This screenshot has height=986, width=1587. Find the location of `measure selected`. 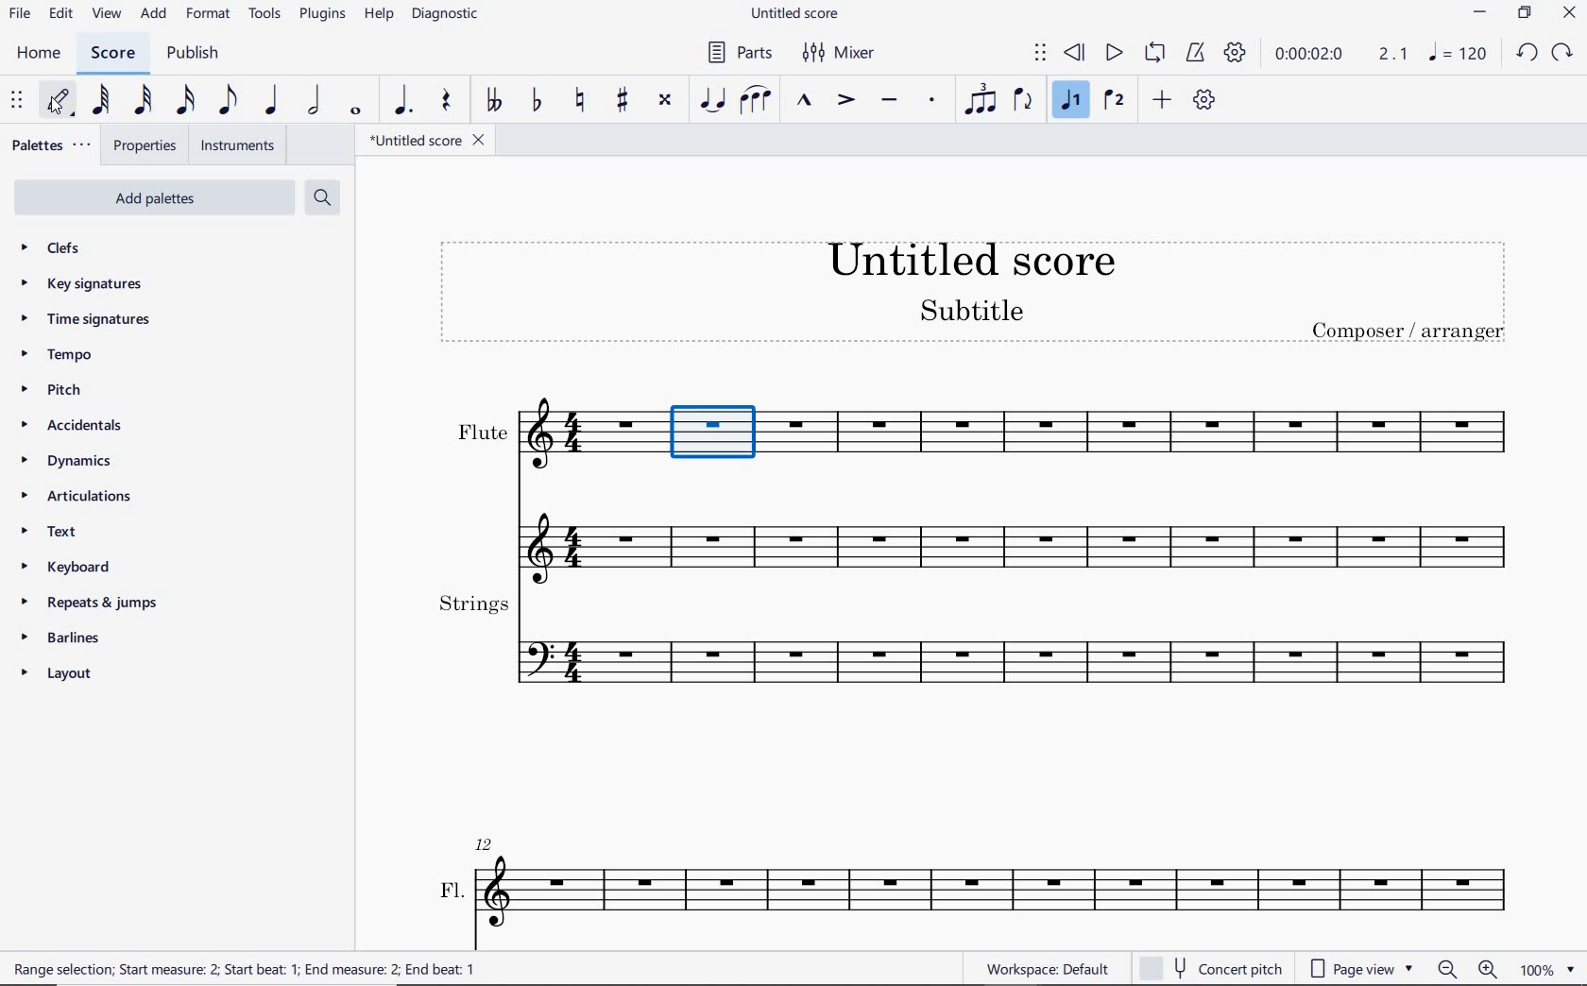

measure selected is located at coordinates (715, 438).